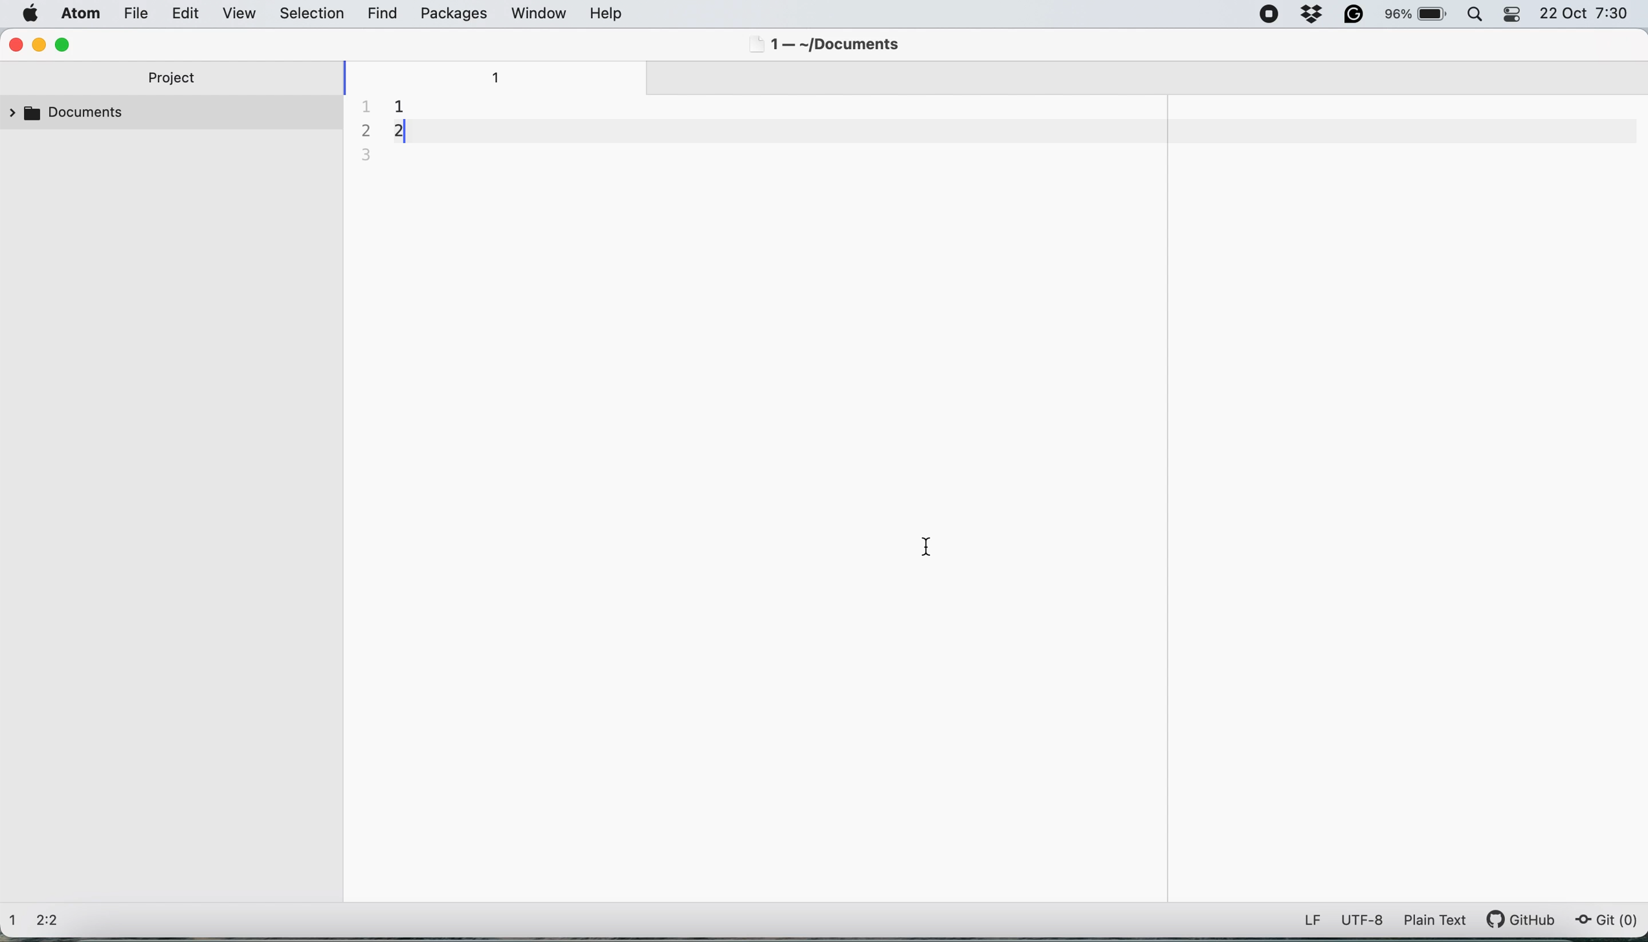 The width and height of the screenshot is (1648, 942). What do you see at coordinates (16, 923) in the screenshot?
I see `1` at bounding box center [16, 923].